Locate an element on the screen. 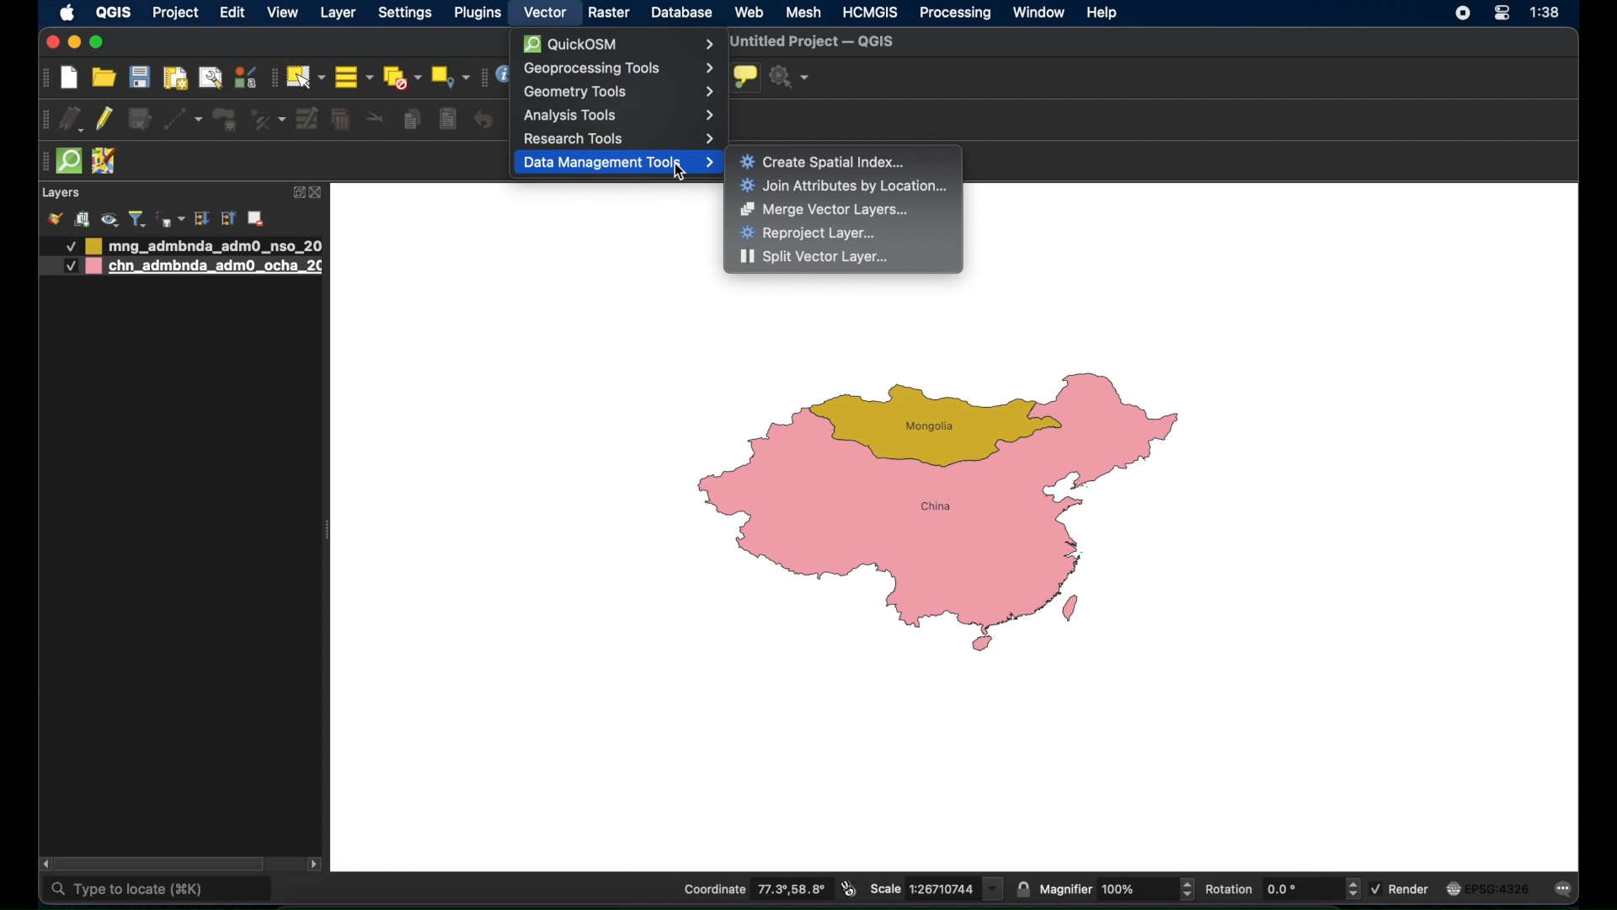 This screenshot has width=1617, height=910. EPSG: 4326 is located at coordinates (1487, 888).